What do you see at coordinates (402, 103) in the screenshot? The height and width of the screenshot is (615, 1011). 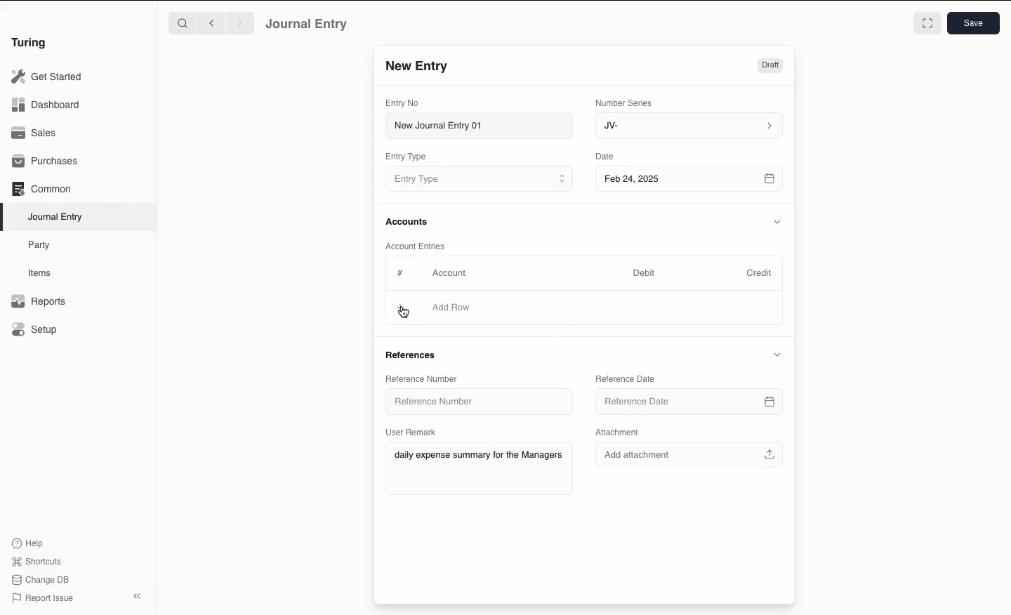 I see `Entry No` at bounding box center [402, 103].